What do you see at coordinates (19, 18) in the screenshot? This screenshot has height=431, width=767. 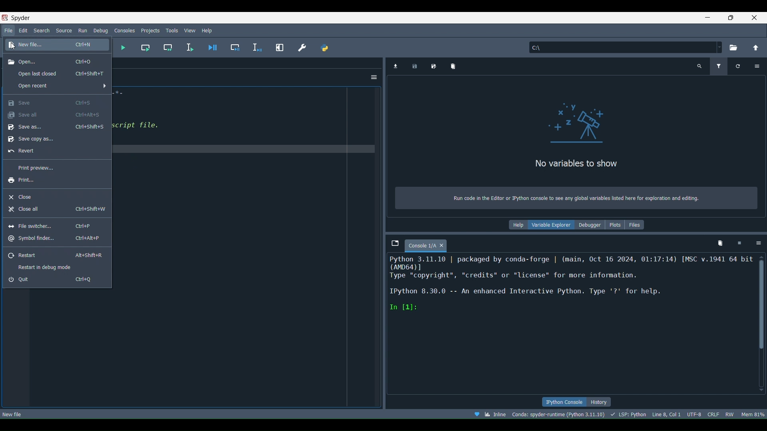 I see `spyder logo` at bounding box center [19, 18].